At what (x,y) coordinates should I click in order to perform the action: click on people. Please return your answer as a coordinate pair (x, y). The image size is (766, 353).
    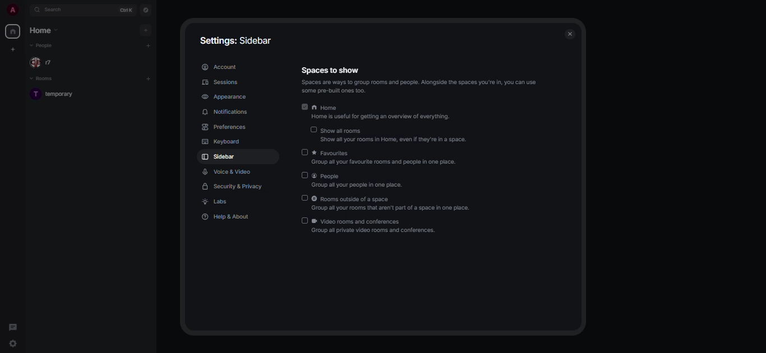
    Looking at the image, I should click on (358, 176).